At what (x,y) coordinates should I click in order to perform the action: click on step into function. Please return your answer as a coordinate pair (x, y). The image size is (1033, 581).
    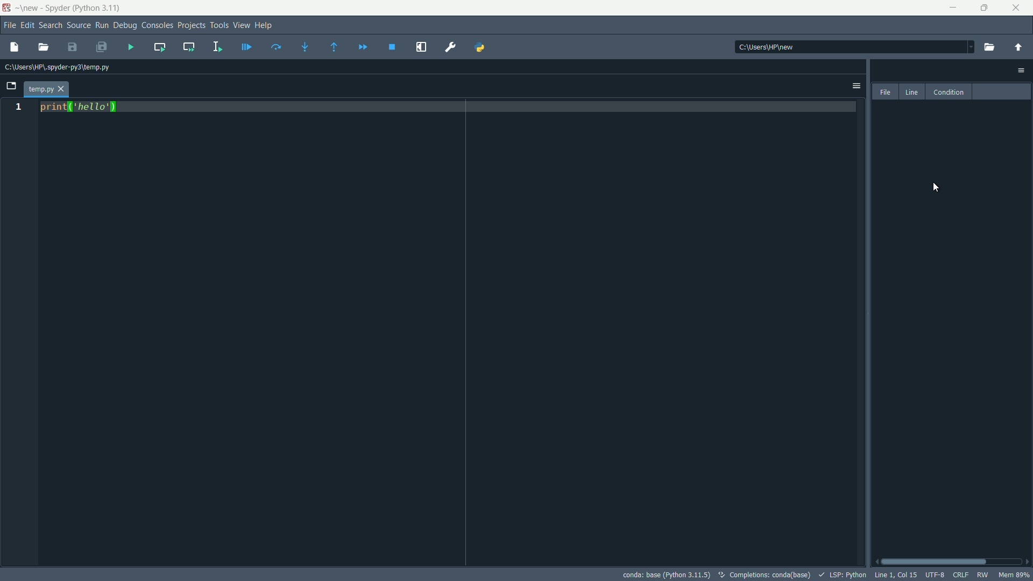
    Looking at the image, I should click on (305, 47).